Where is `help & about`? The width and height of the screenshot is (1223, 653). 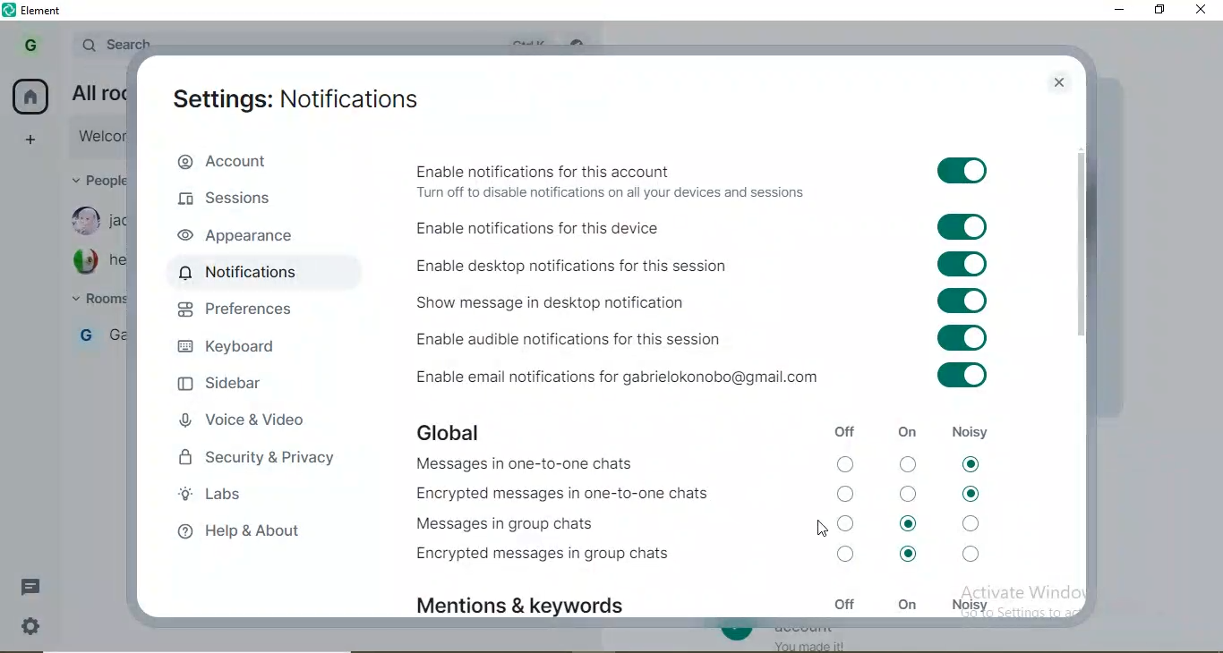
help & about is located at coordinates (252, 532).